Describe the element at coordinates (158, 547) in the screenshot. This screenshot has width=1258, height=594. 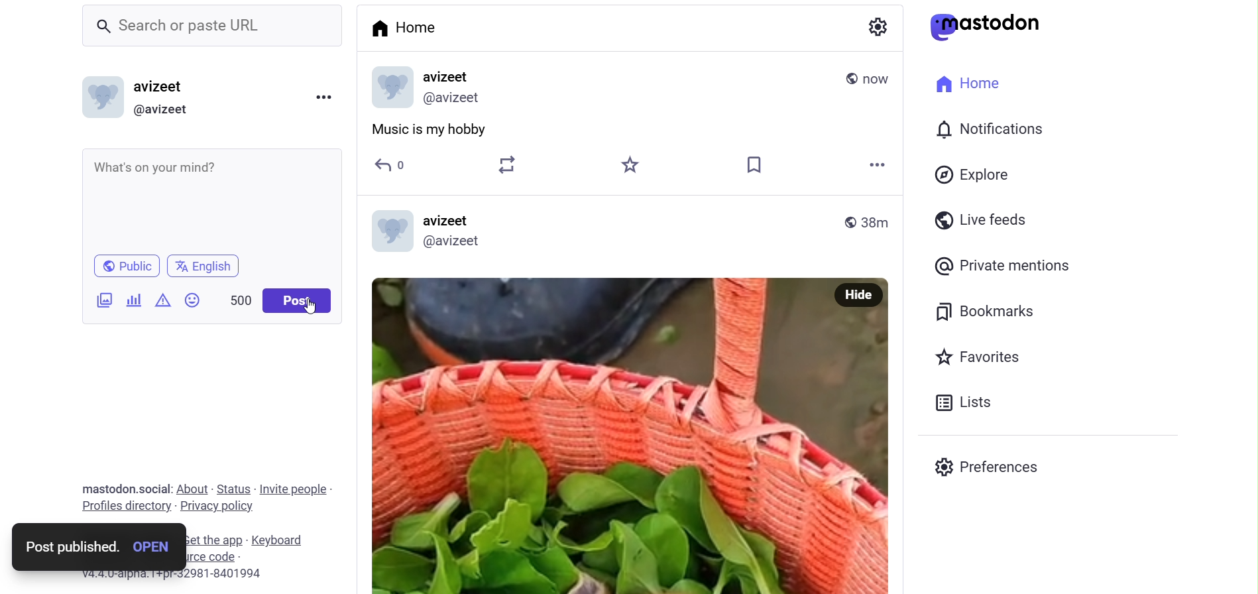
I see `Open Posted Post` at that location.